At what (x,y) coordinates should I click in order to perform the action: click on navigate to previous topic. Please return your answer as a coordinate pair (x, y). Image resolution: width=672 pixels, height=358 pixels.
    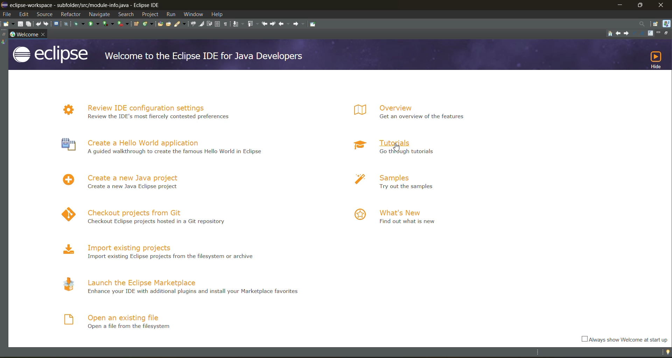
    Looking at the image, I should click on (618, 33).